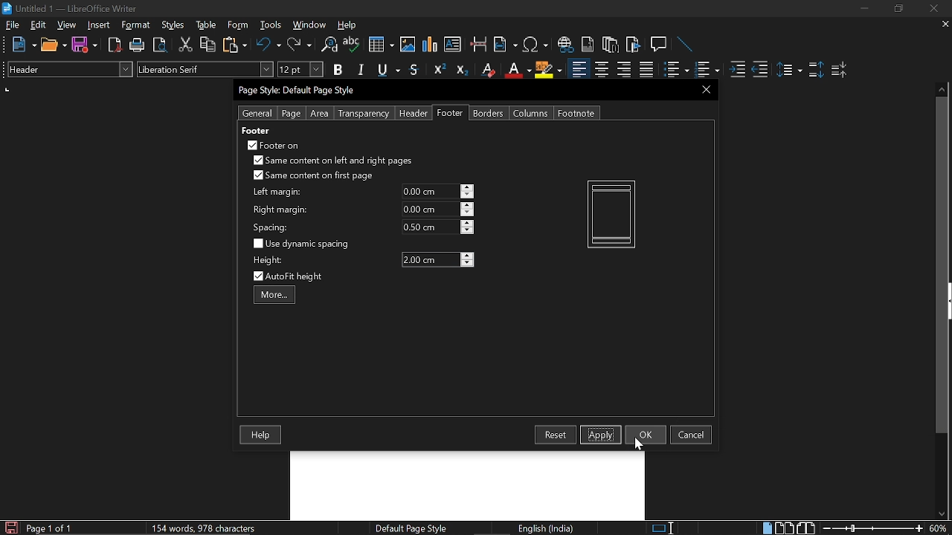  I want to click on Copy, so click(207, 45).